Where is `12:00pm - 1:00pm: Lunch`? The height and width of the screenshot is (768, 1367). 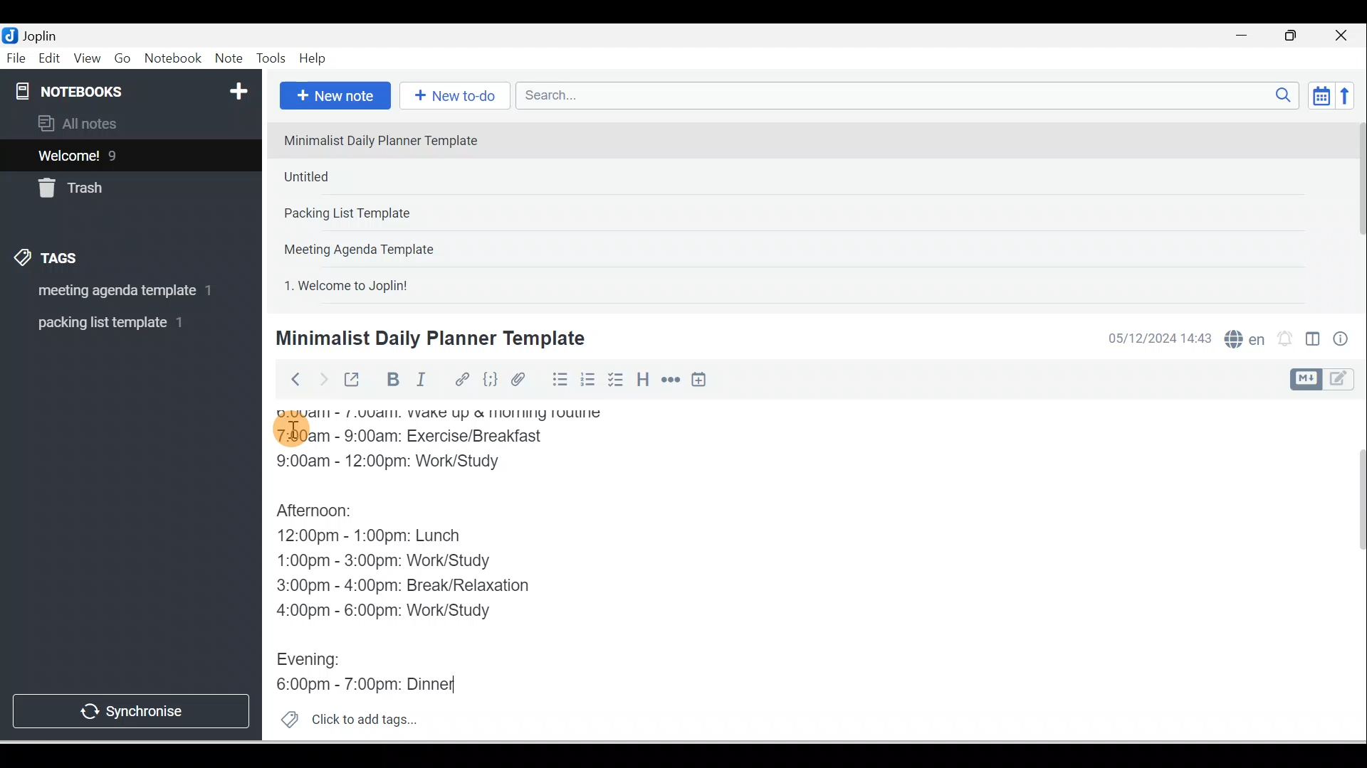 12:00pm - 1:00pm: Lunch is located at coordinates (388, 537).